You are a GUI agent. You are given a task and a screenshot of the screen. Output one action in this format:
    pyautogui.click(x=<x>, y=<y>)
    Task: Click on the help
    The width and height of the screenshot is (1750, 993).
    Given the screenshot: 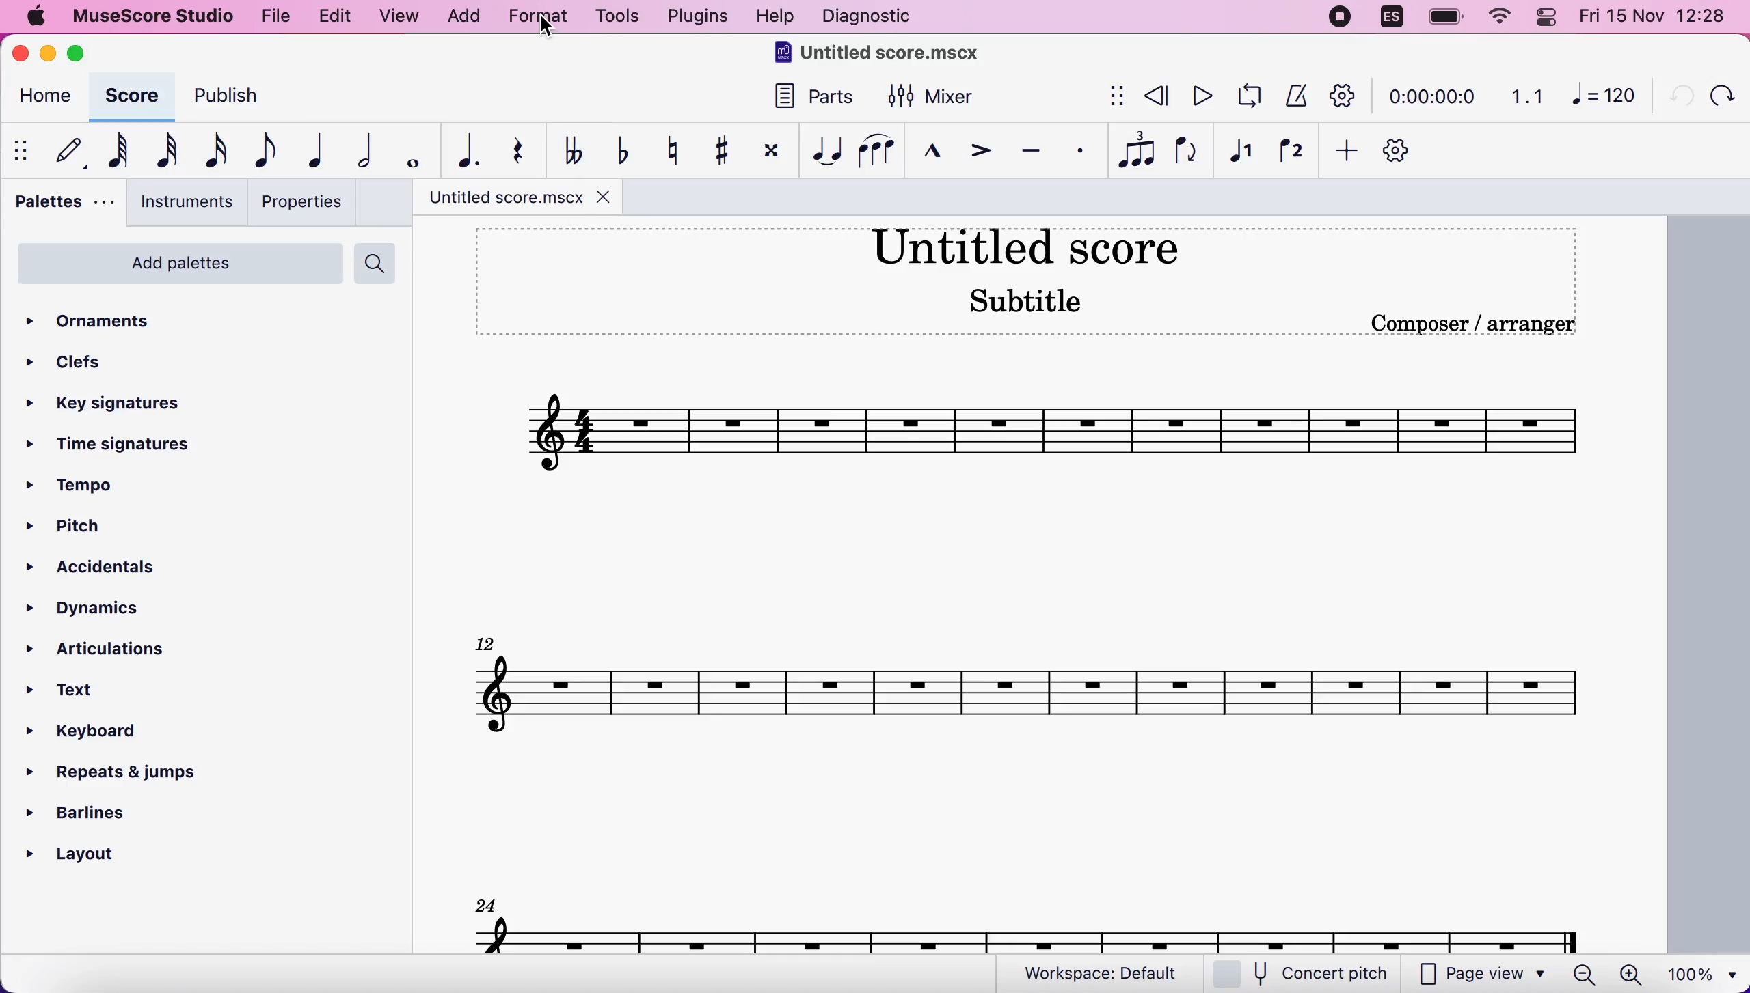 What is the action you would take?
    pyautogui.click(x=775, y=18)
    